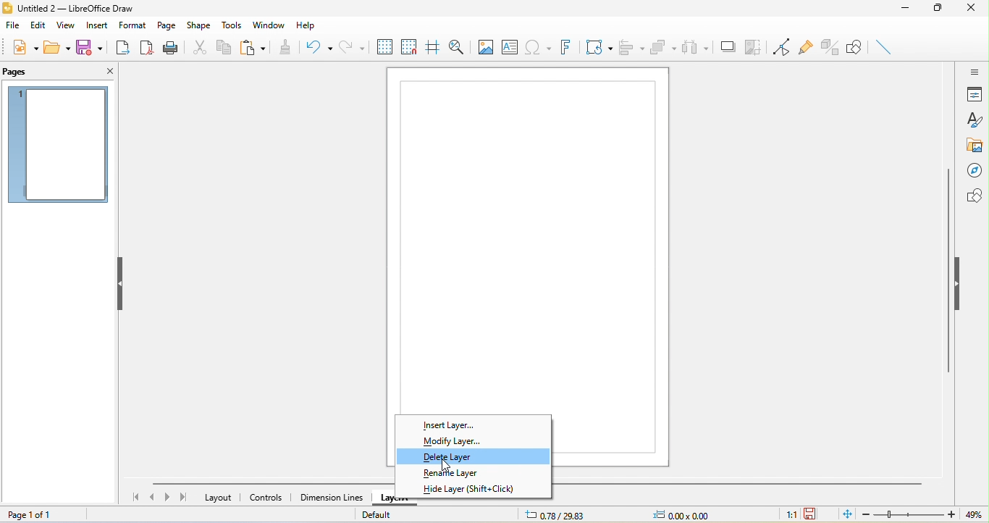 The image size is (989, 523). I want to click on next page, so click(167, 497).